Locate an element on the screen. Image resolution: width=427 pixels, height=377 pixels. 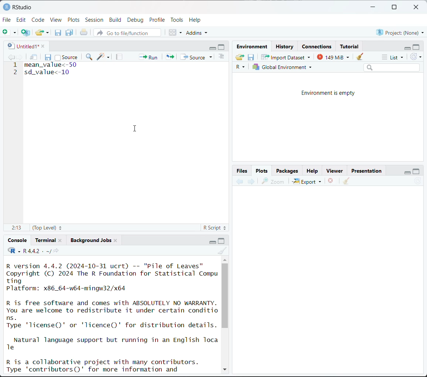
close is located at coordinates (417, 7).